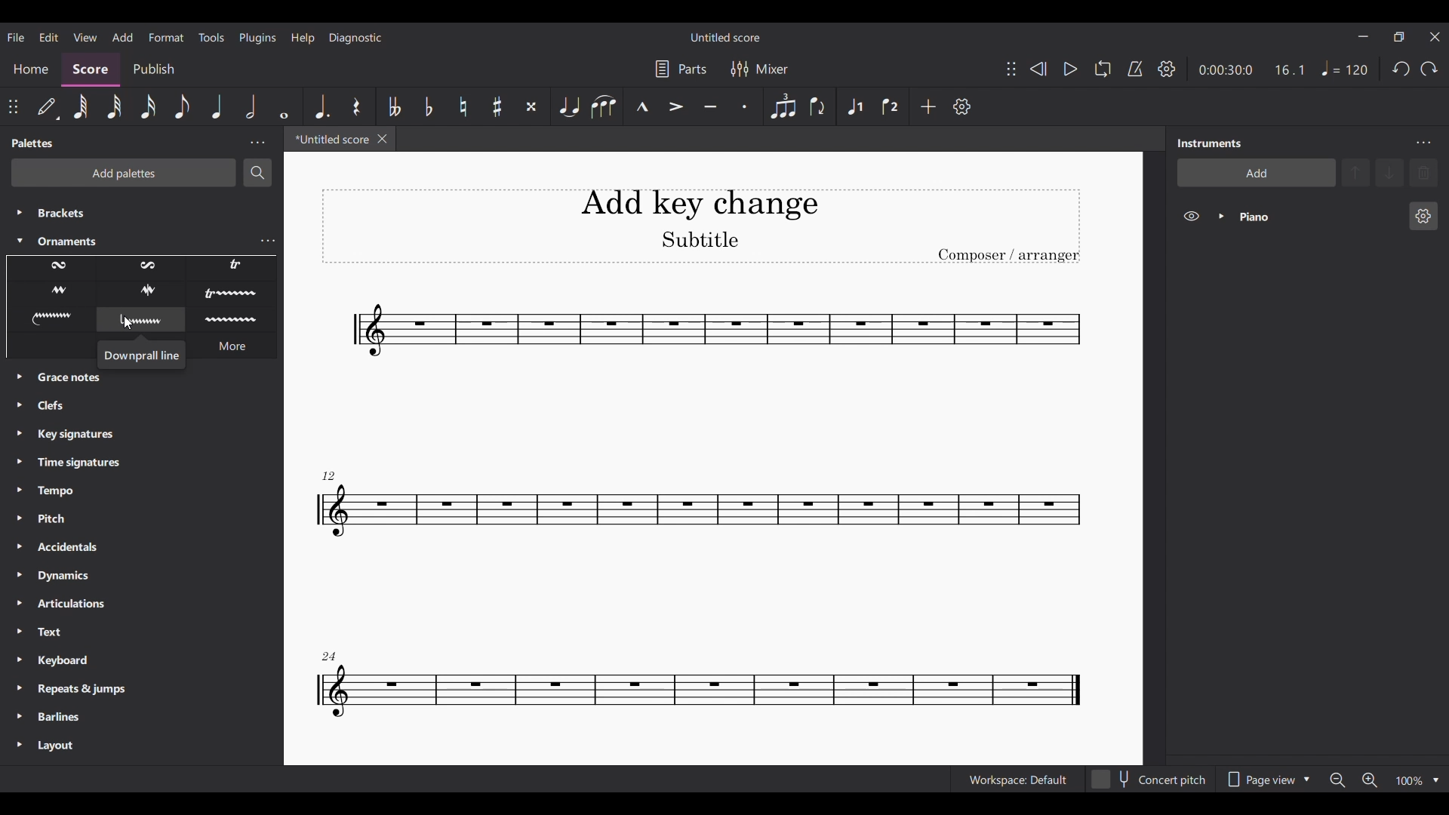  I want to click on Playback settings, so click(1167, 69).